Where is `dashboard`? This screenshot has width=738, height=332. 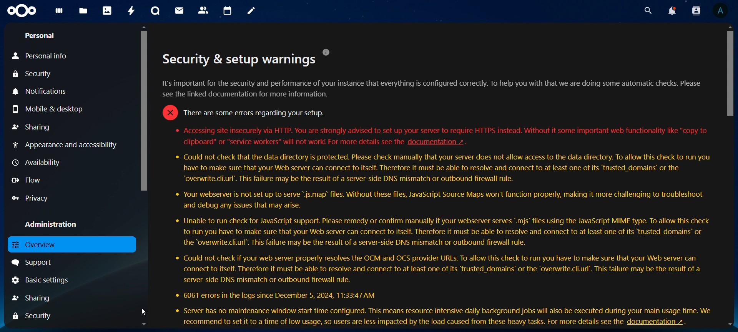
dashboard is located at coordinates (58, 12).